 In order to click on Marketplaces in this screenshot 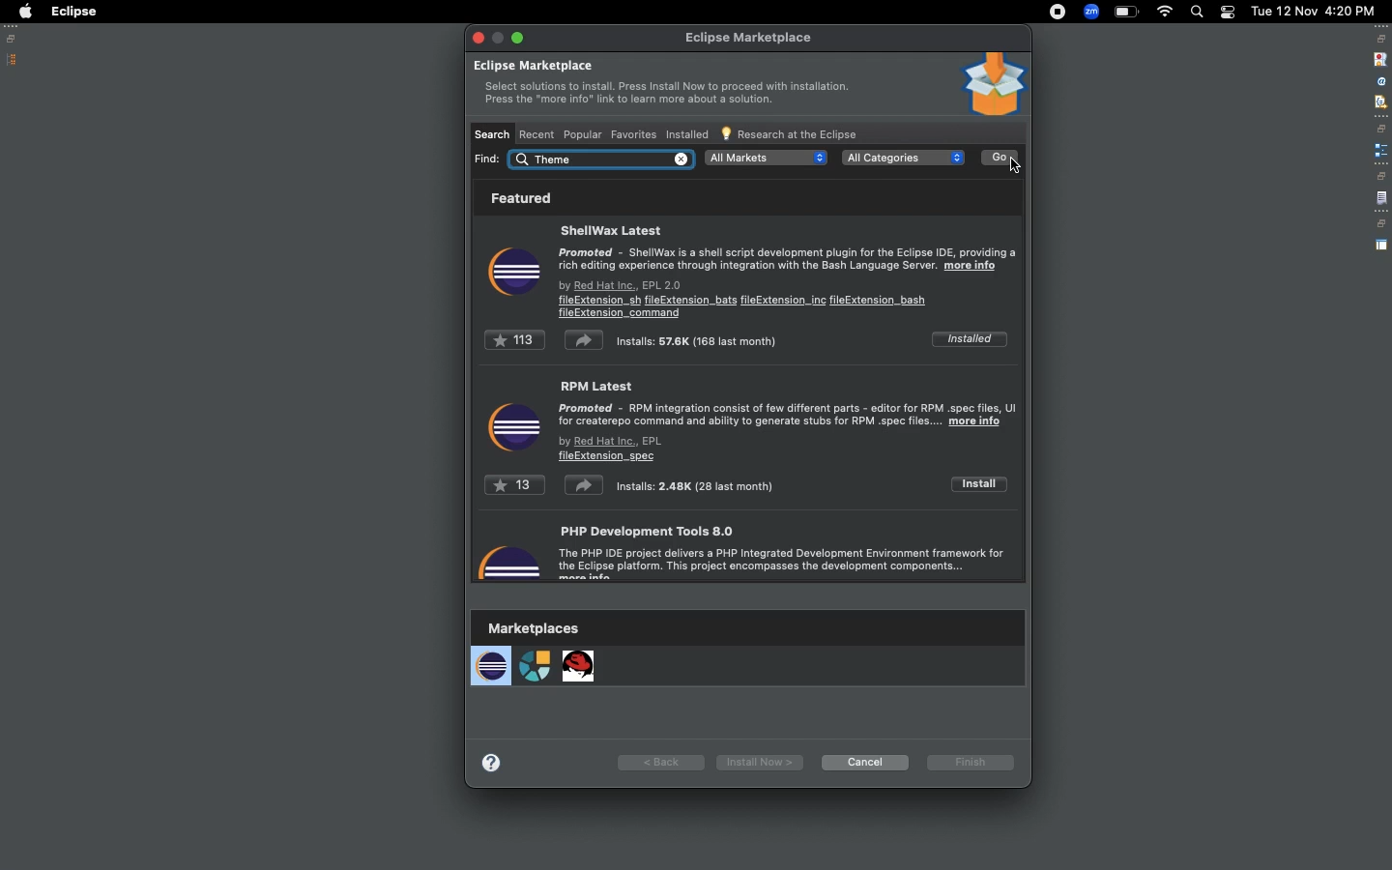, I will do `click(536, 653)`.